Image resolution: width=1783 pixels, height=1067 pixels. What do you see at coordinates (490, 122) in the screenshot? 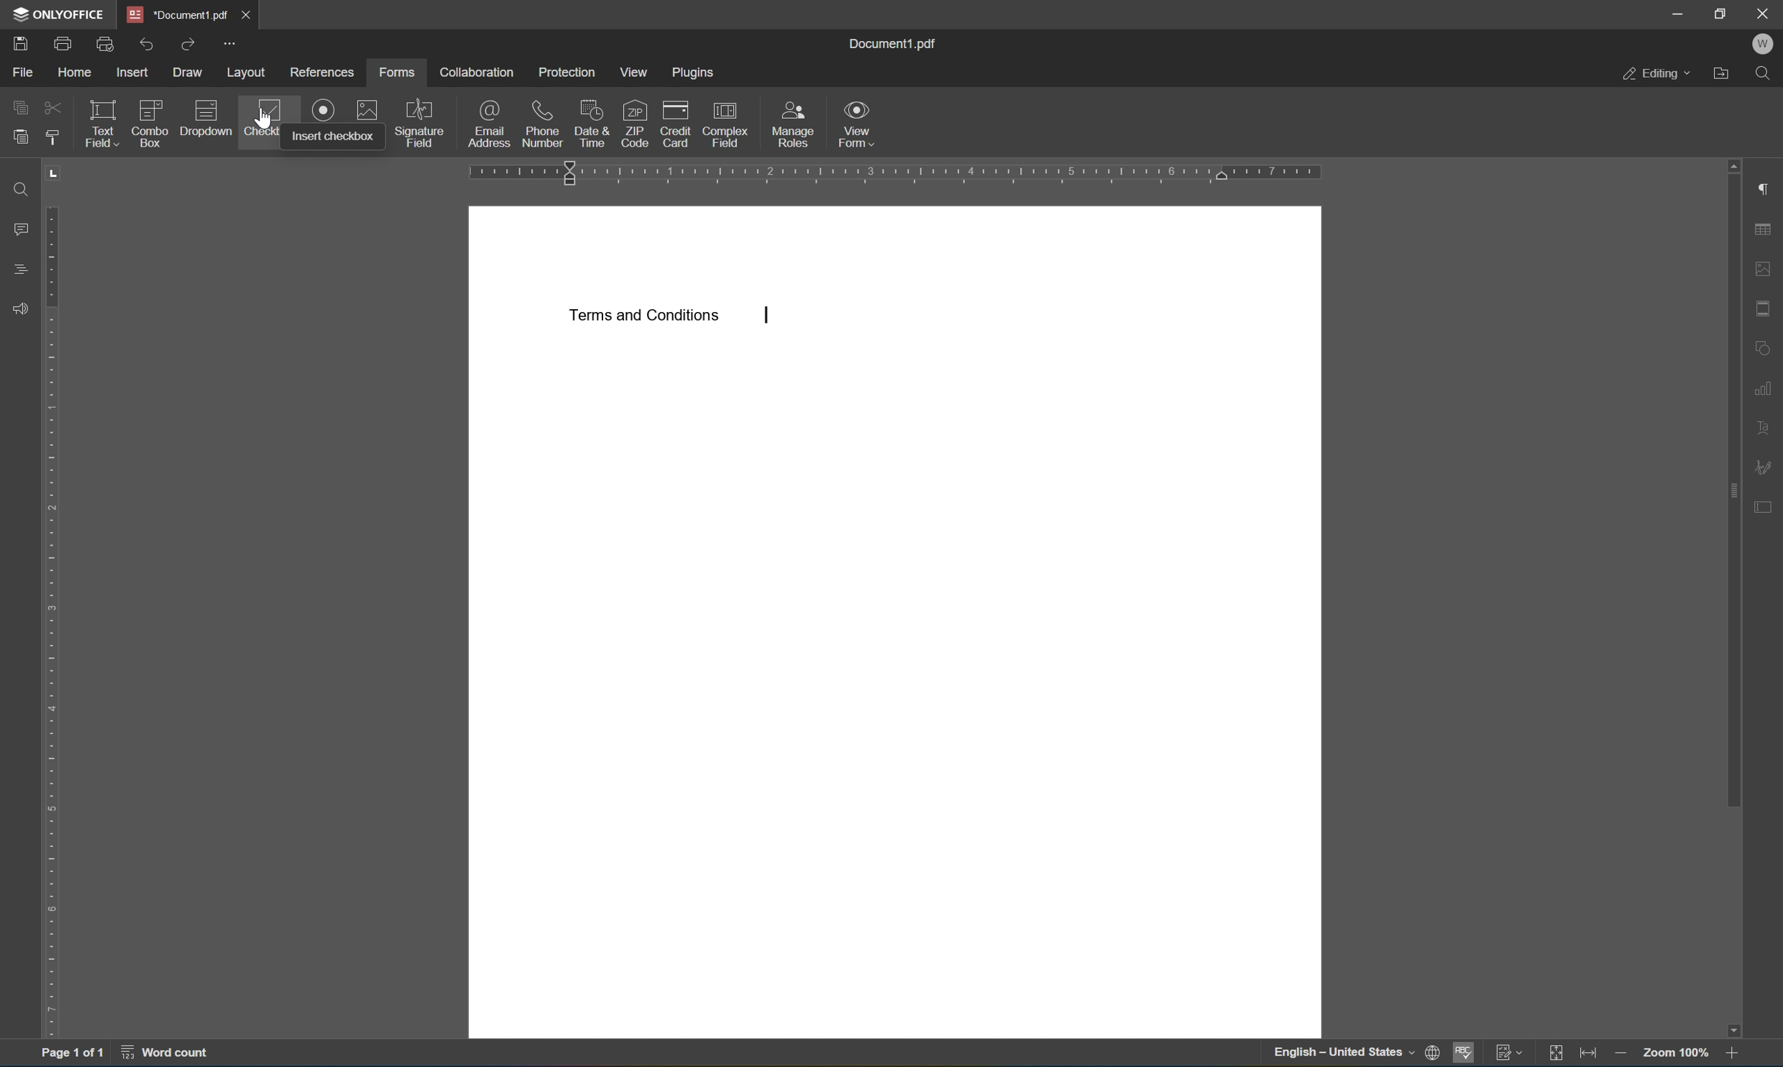
I see `email address` at bounding box center [490, 122].